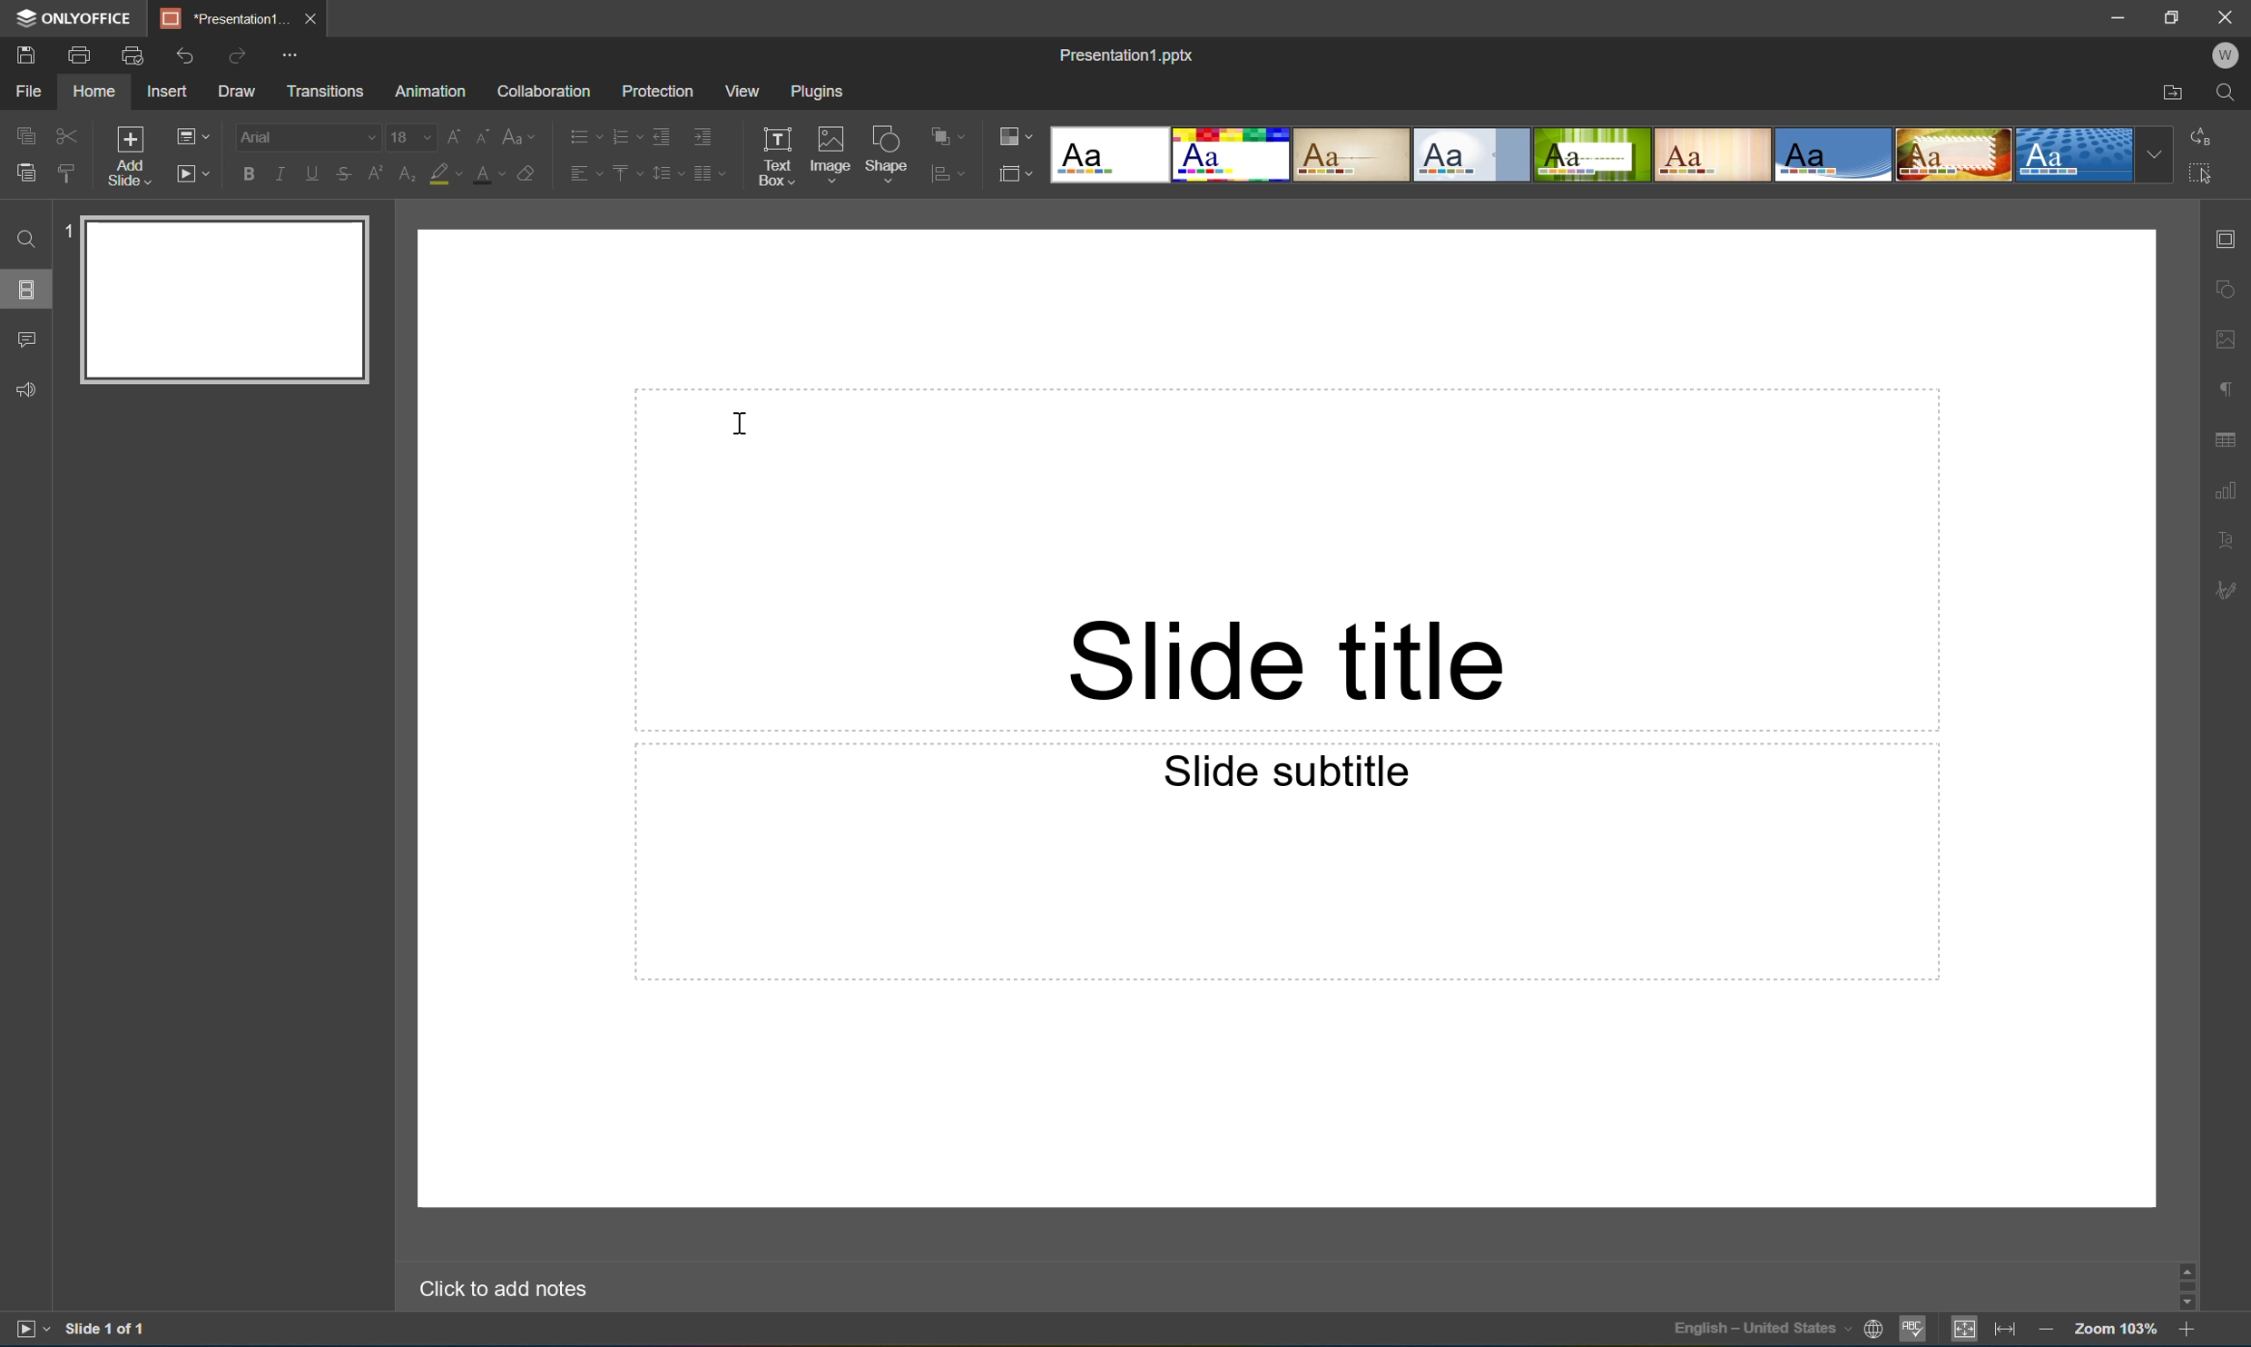 The height and width of the screenshot is (1347, 2251). What do you see at coordinates (23, 54) in the screenshot?
I see `Save` at bounding box center [23, 54].